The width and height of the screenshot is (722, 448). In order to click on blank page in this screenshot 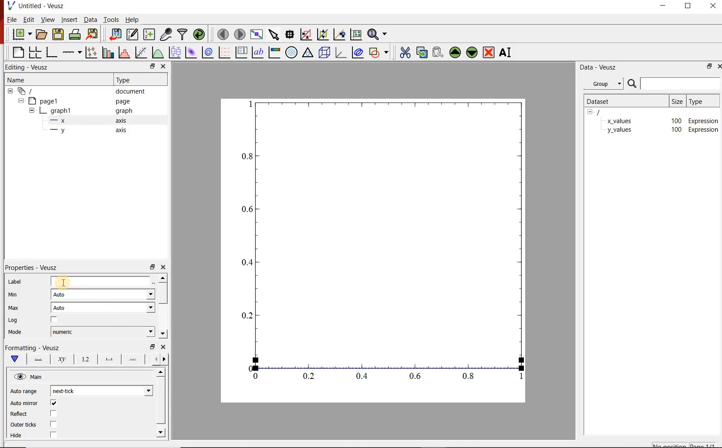, I will do `click(18, 52)`.